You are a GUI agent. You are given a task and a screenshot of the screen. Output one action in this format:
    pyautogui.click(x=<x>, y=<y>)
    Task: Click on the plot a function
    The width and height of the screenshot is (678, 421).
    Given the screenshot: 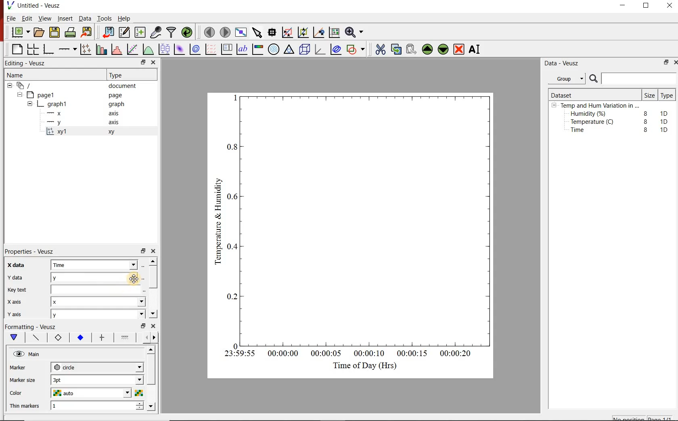 What is the action you would take?
    pyautogui.click(x=149, y=50)
    